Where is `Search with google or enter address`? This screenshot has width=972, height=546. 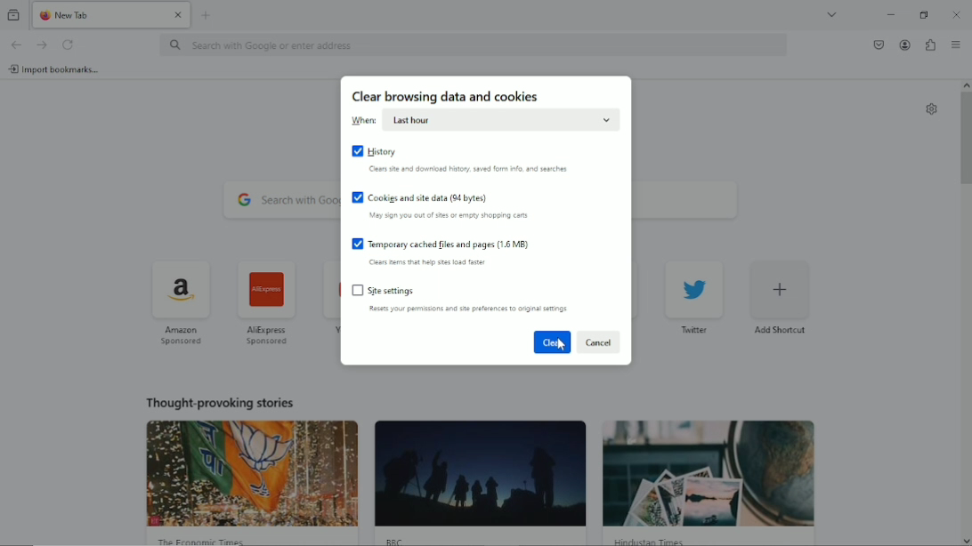
Search with google or enter address is located at coordinates (475, 44).